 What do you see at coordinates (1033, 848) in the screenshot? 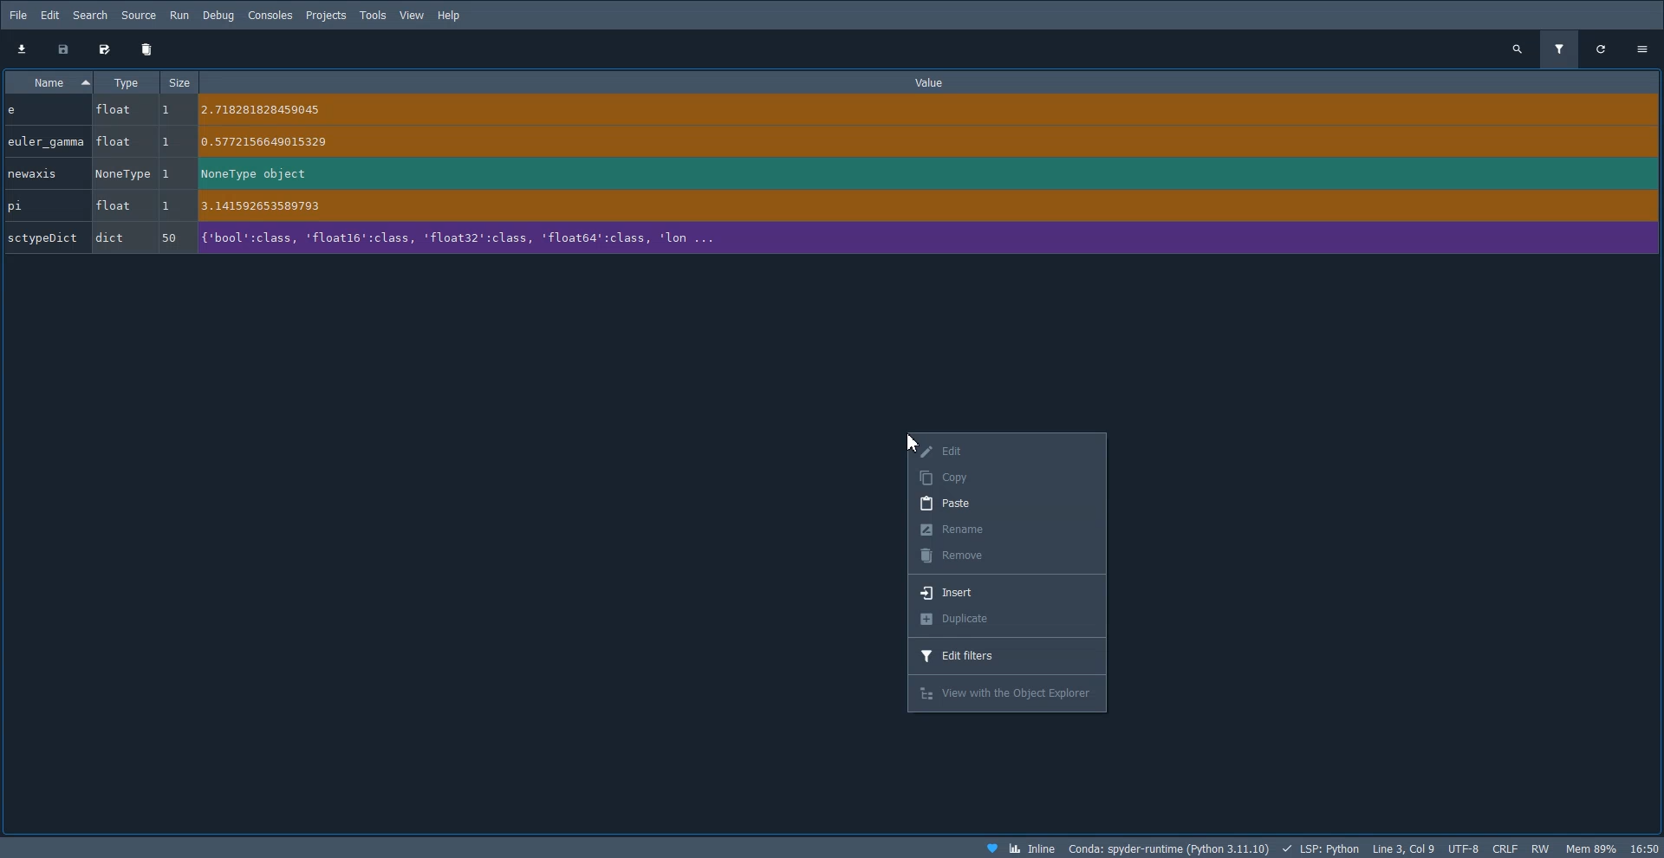
I see `Inline` at bounding box center [1033, 848].